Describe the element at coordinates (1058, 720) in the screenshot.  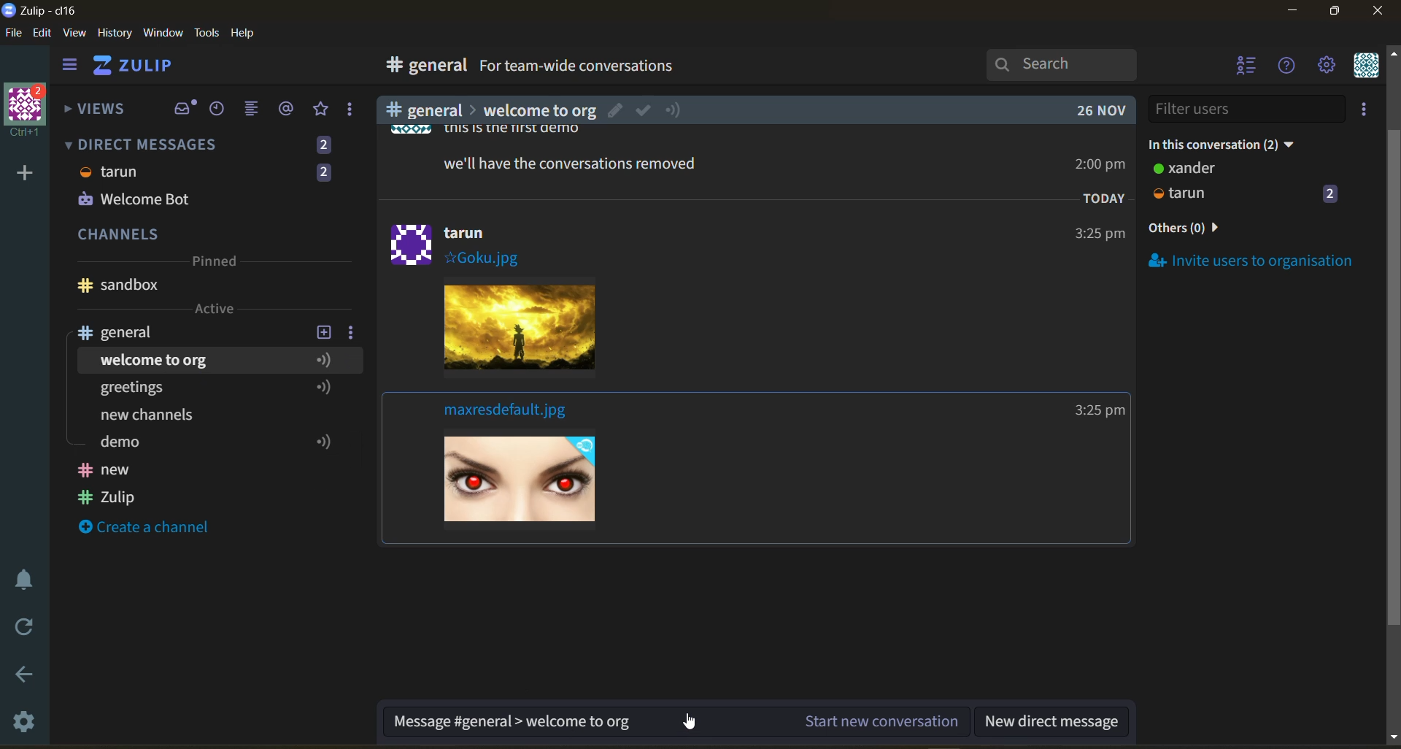
I see `new direct message` at that location.